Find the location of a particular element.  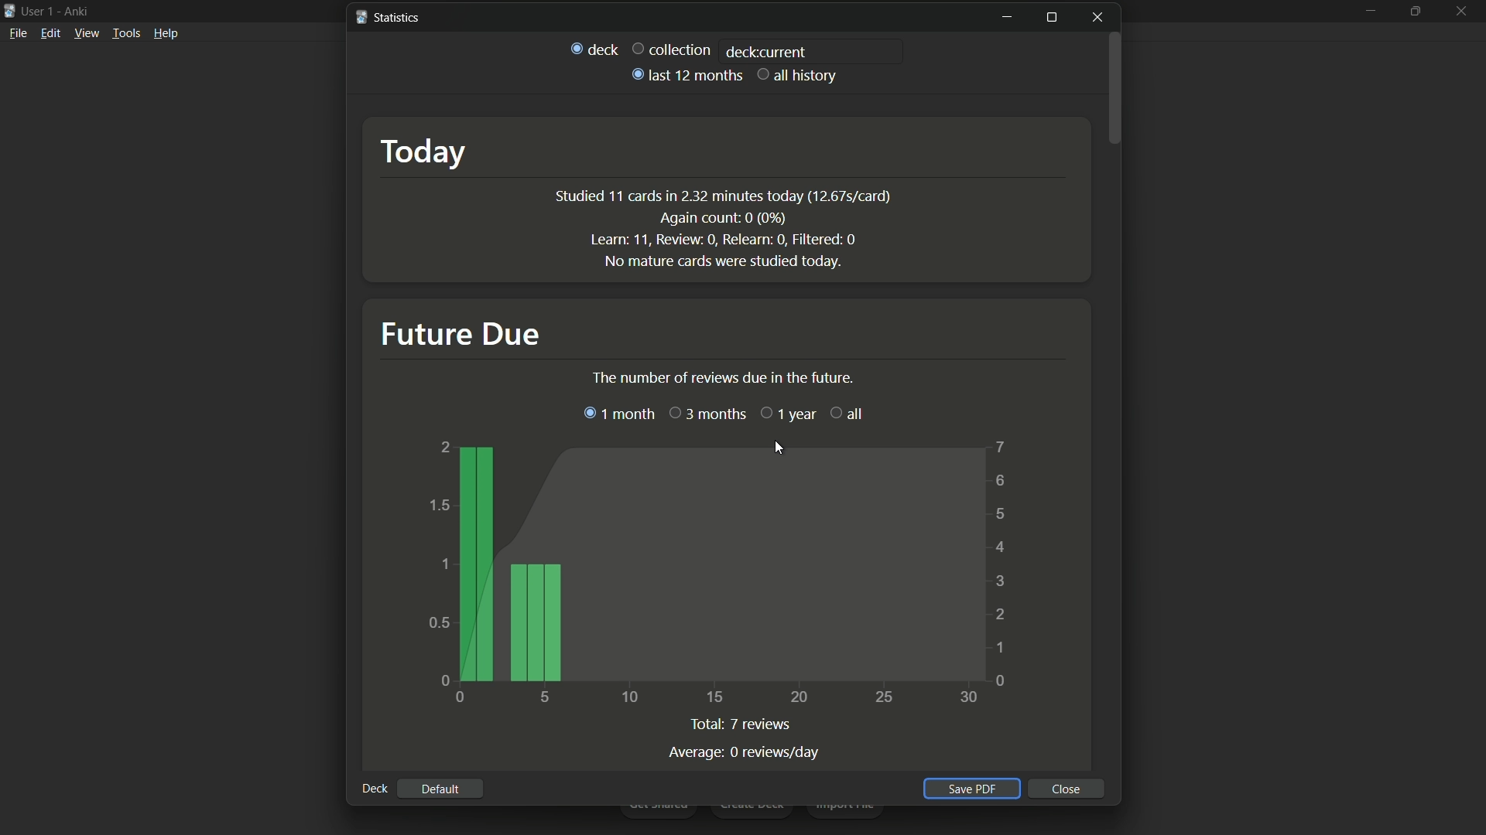

all is located at coordinates (844, 413).